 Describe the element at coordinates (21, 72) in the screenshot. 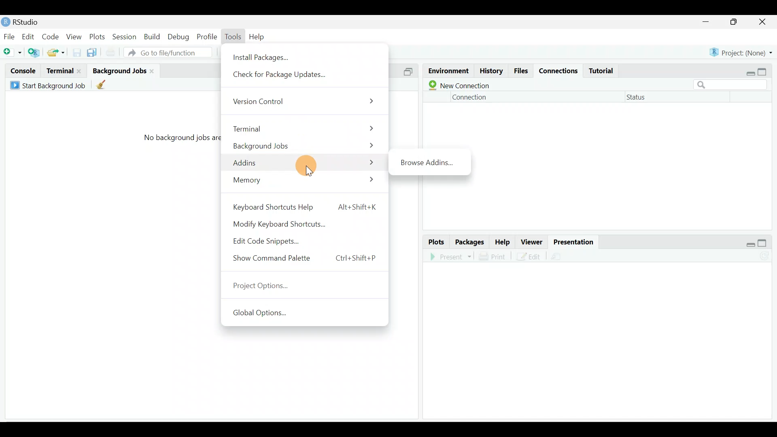

I see `Console` at that location.